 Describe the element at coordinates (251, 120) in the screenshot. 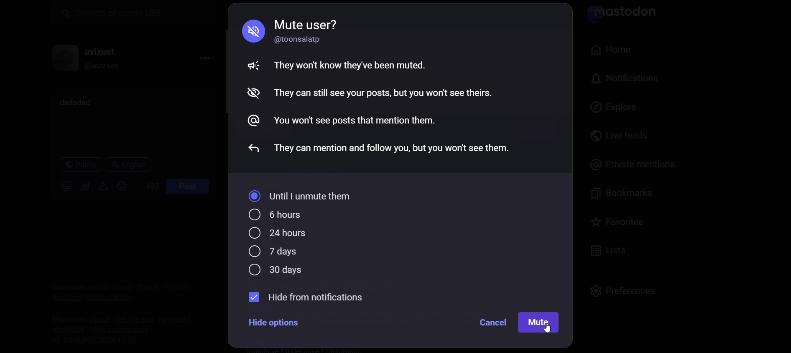

I see `` at that location.